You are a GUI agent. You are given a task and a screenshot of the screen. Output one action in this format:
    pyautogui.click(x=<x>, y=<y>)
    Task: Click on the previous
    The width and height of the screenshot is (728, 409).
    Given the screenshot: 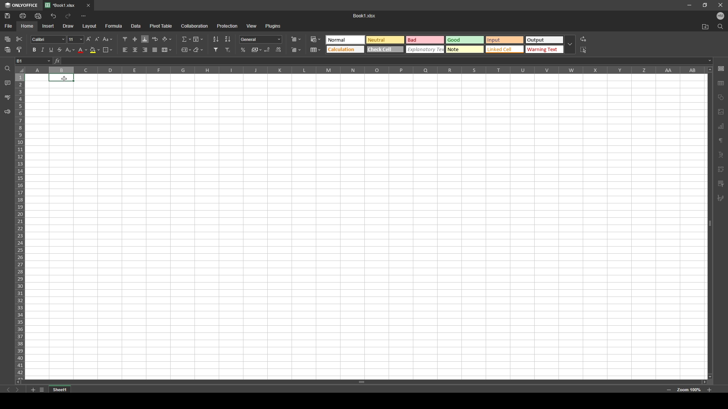 What is the action you would take?
    pyautogui.click(x=9, y=390)
    